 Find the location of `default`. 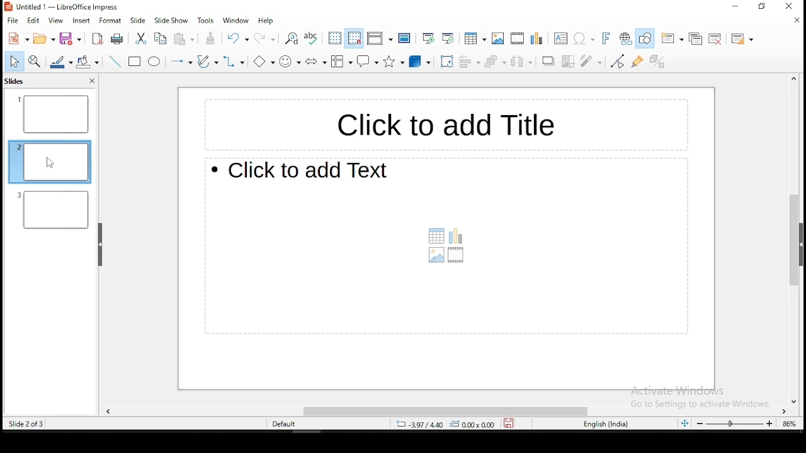

default is located at coordinates (285, 425).